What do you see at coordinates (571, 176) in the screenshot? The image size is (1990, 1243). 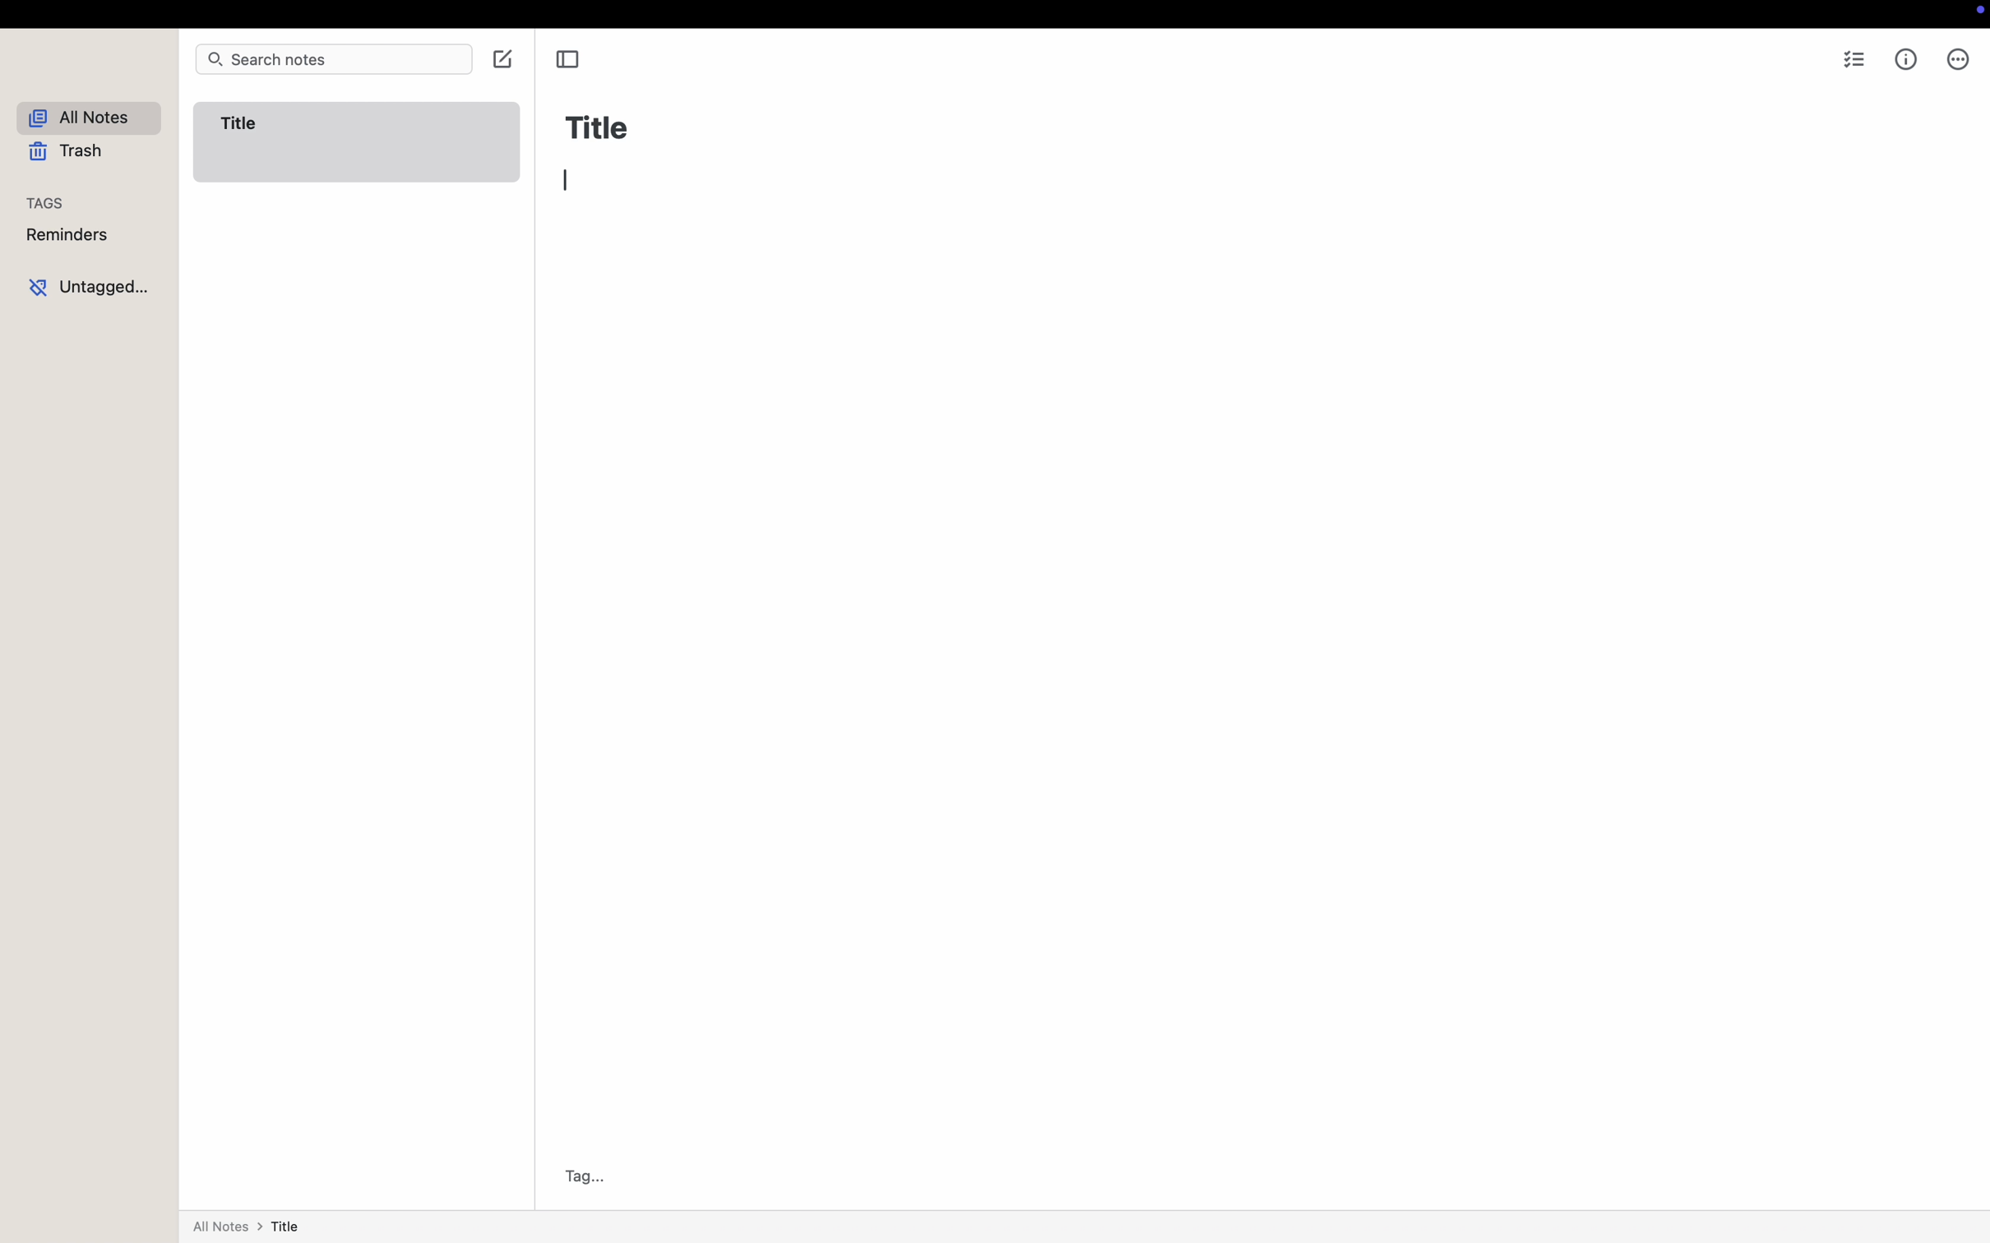 I see `Cursor : typing` at bounding box center [571, 176].